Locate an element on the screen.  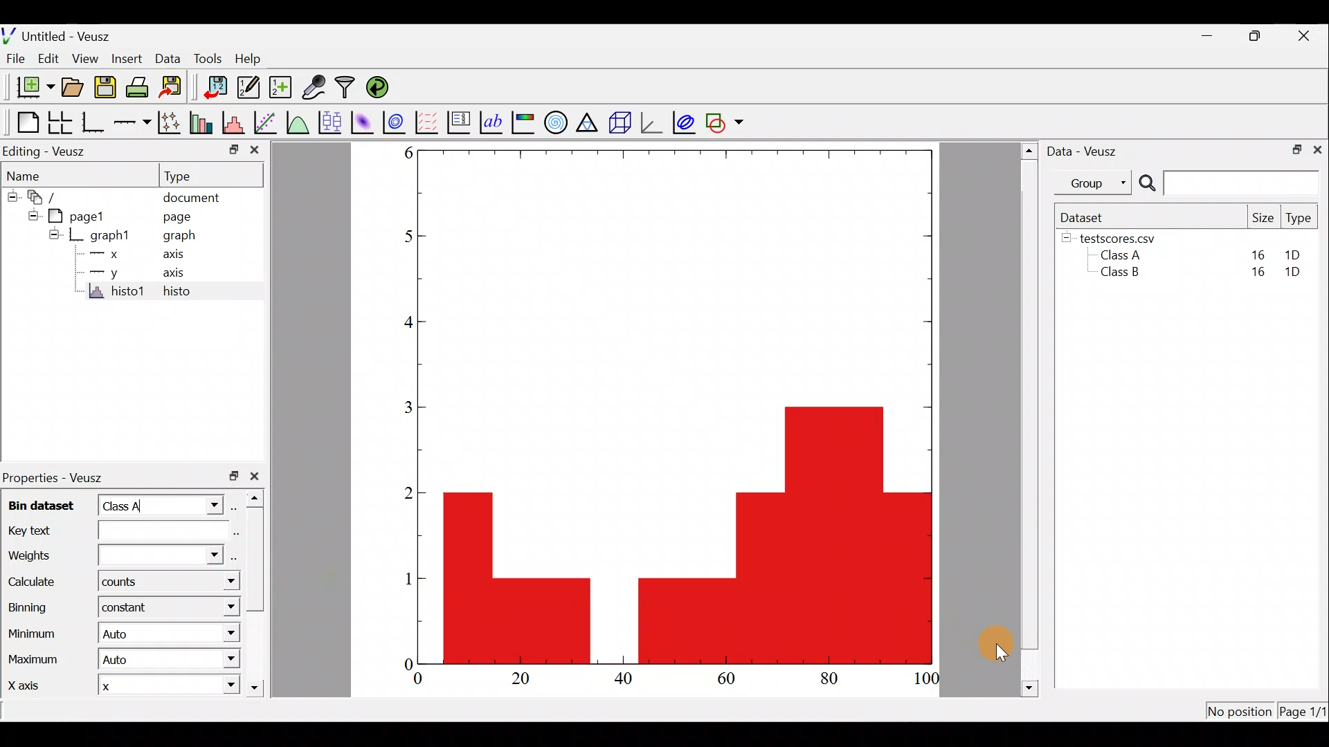
Open a document is located at coordinates (72, 86).